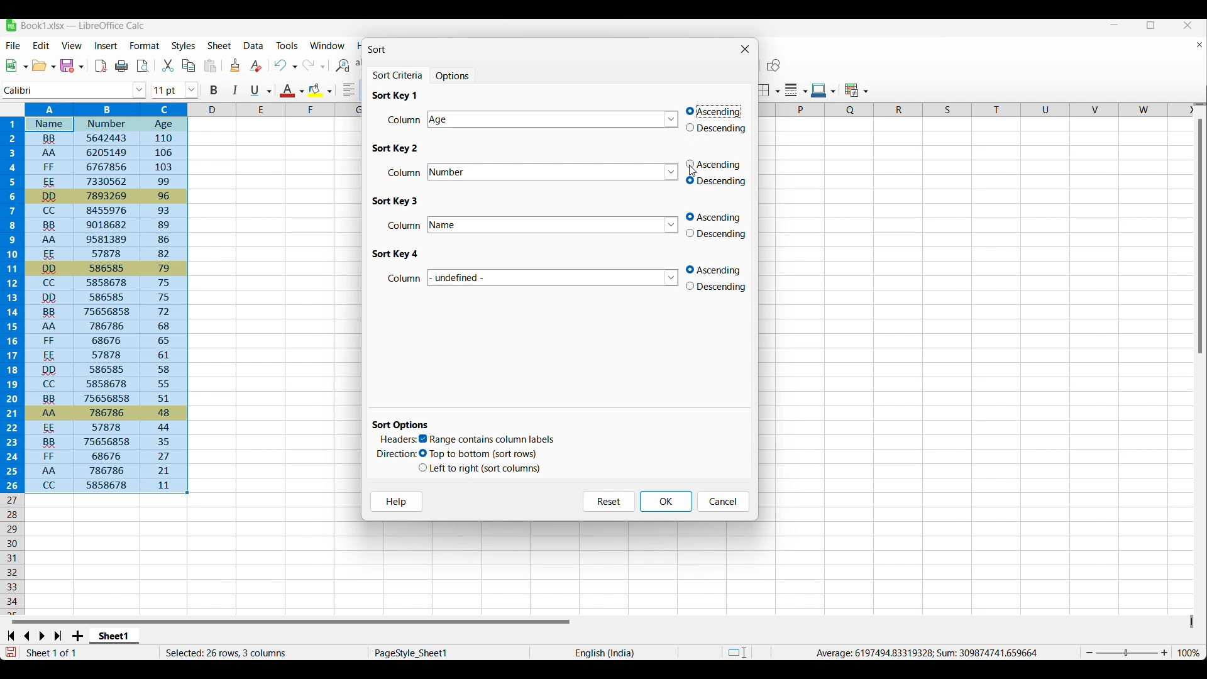 Image resolution: width=1207 pixels, height=679 pixels. I want to click on Sort 1, so click(395, 95).